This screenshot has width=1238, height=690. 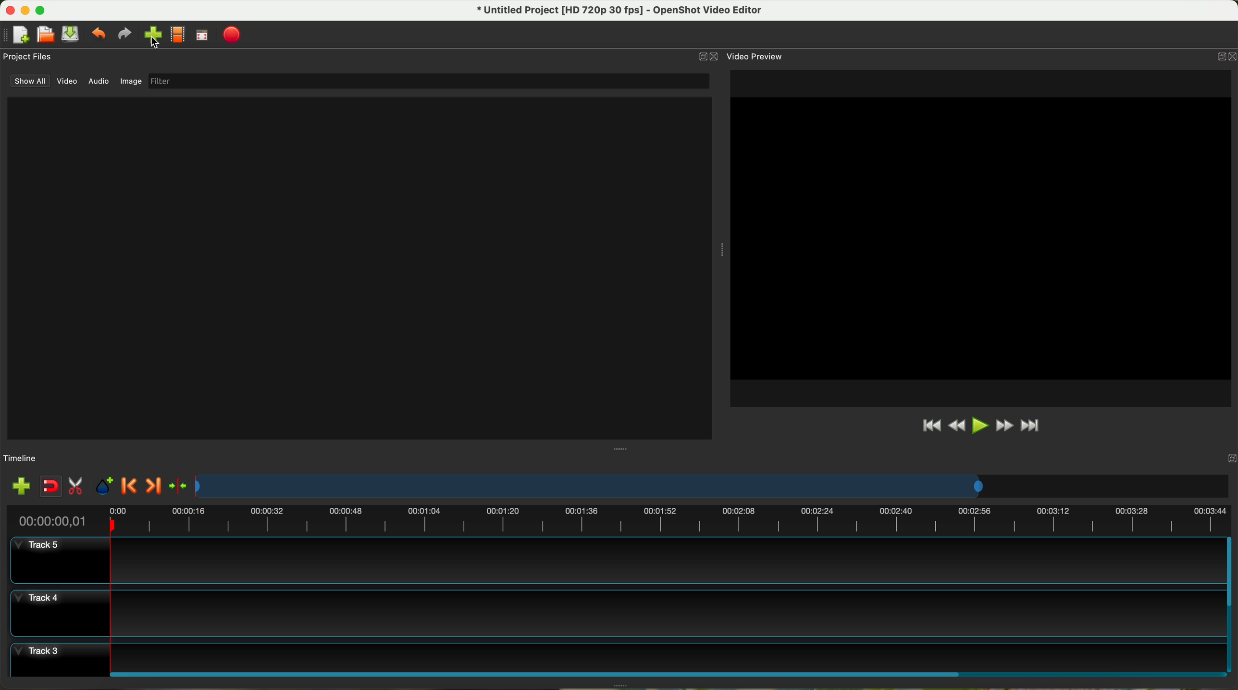 What do you see at coordinates (617, 655) in the screenshot?
I see `track 3` at bounding box center [617, 655].